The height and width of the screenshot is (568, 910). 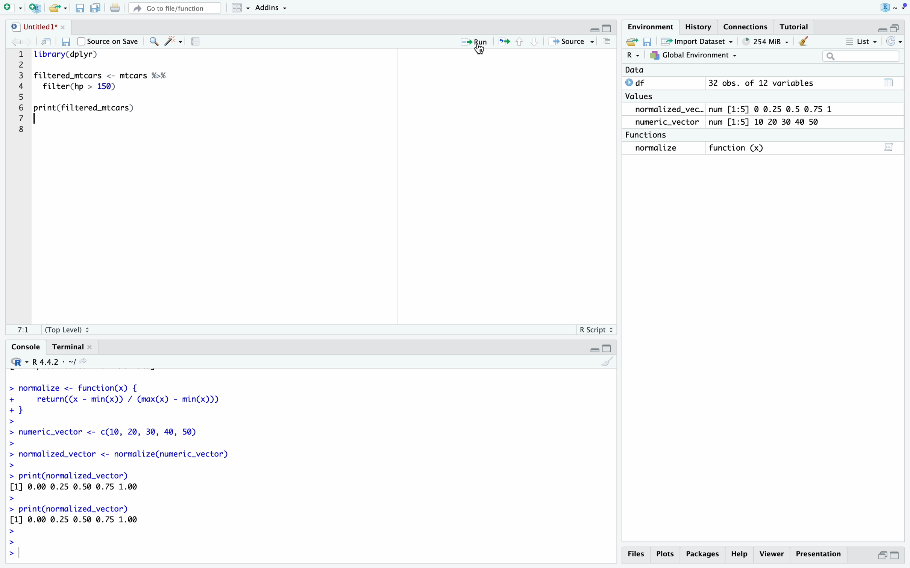 What do you see at coordinates (702, 554) in the screenshot?
I see `Help` at bounding box center [702, 554].